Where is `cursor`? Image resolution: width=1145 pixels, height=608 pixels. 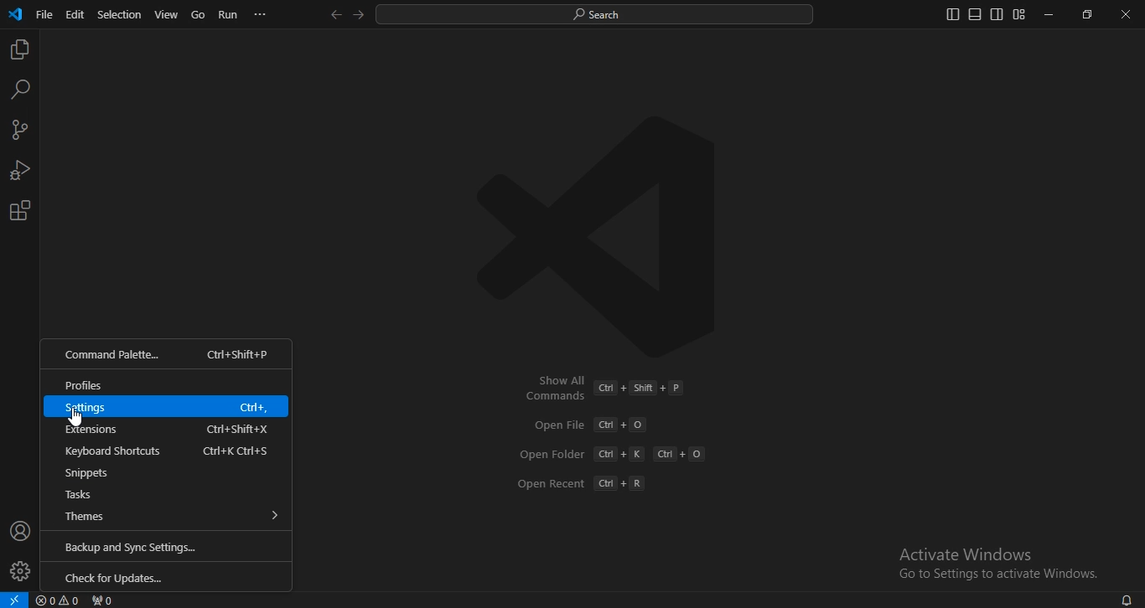 cursor is located at coordinates (79, 420).